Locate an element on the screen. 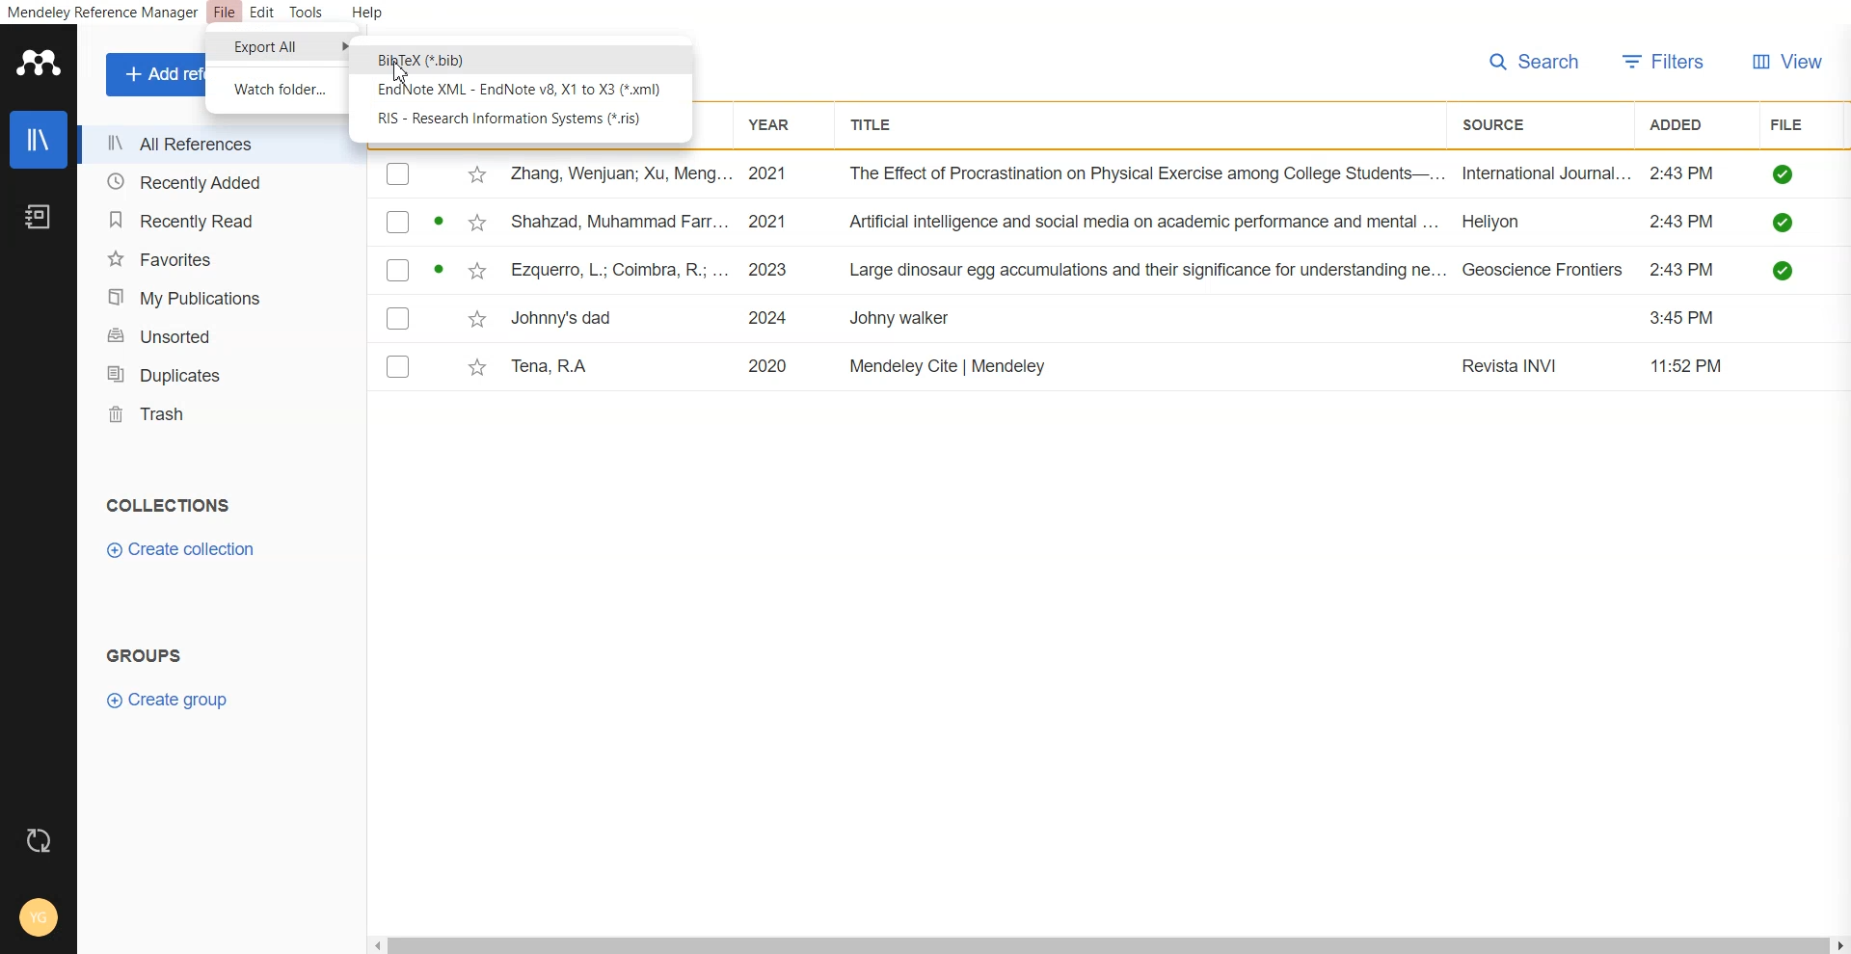 Image resolution: width=1851 pixels, height=954 pixels. Export All is located at coordinates (276, 47).